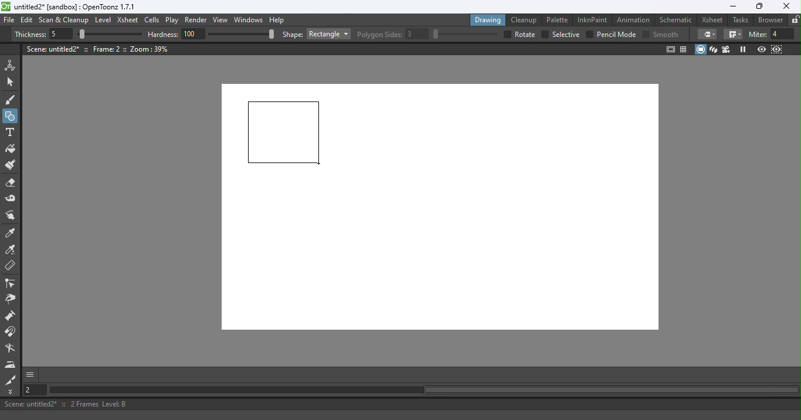 This screenshot has width=801, height=420. What do you see at coordinates (10, 133) in the screenshot?
I see `Type tool` at bounding box center [10, 133].